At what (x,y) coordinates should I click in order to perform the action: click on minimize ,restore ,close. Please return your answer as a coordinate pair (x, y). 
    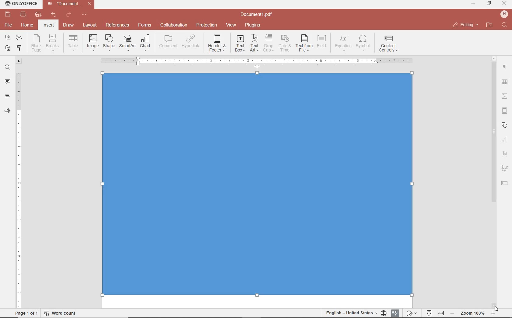
    Looking at the image, I should click on (506, 4).